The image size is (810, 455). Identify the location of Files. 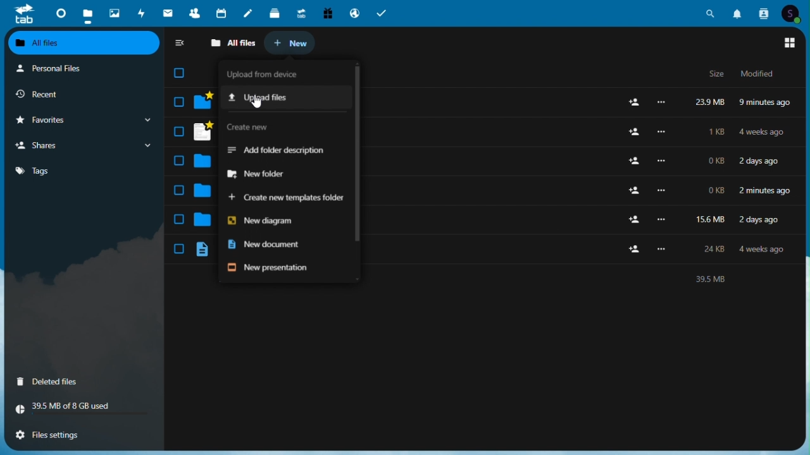
(704, 247).